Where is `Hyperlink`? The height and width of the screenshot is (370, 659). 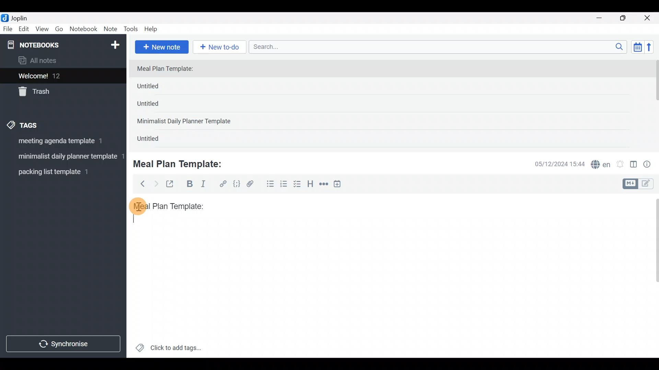 Hyperlink is located at coordinates (223, 184).